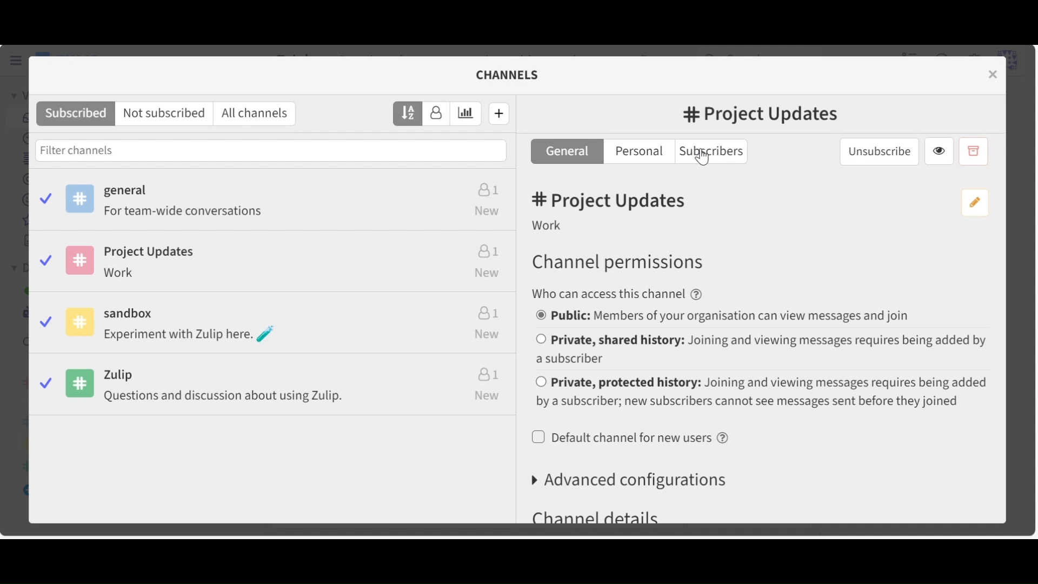 The image size is (1038, 584). Describe the element at coordinates (703, 162) in the screenshot. I see `Cursor` at that location.